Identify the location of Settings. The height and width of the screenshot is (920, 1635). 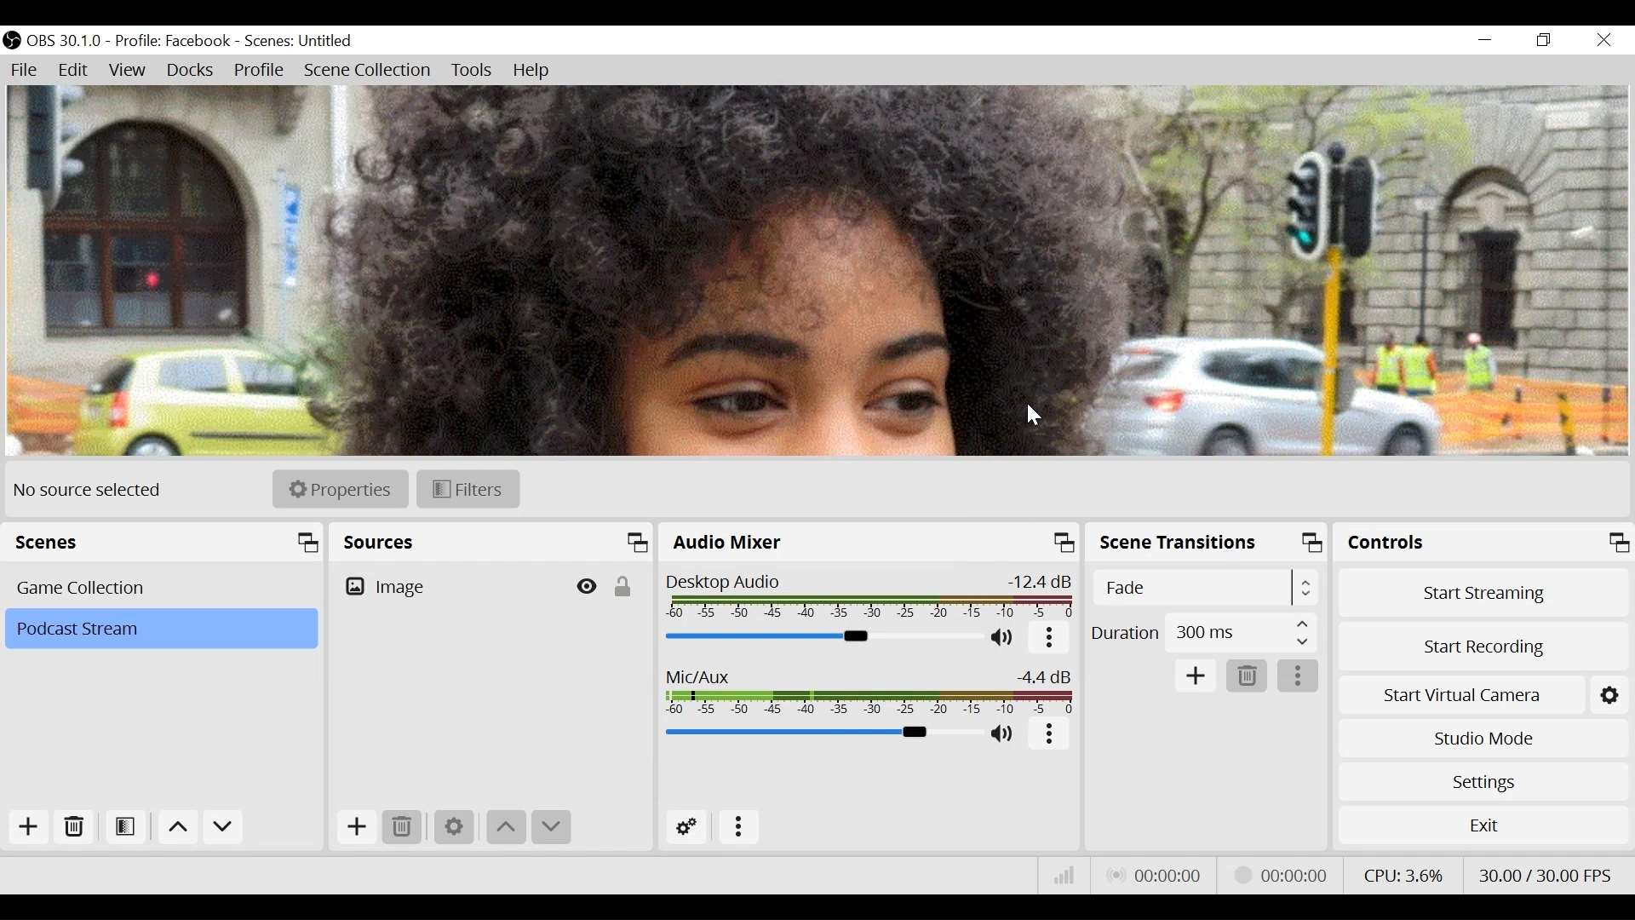
(1485, 779).